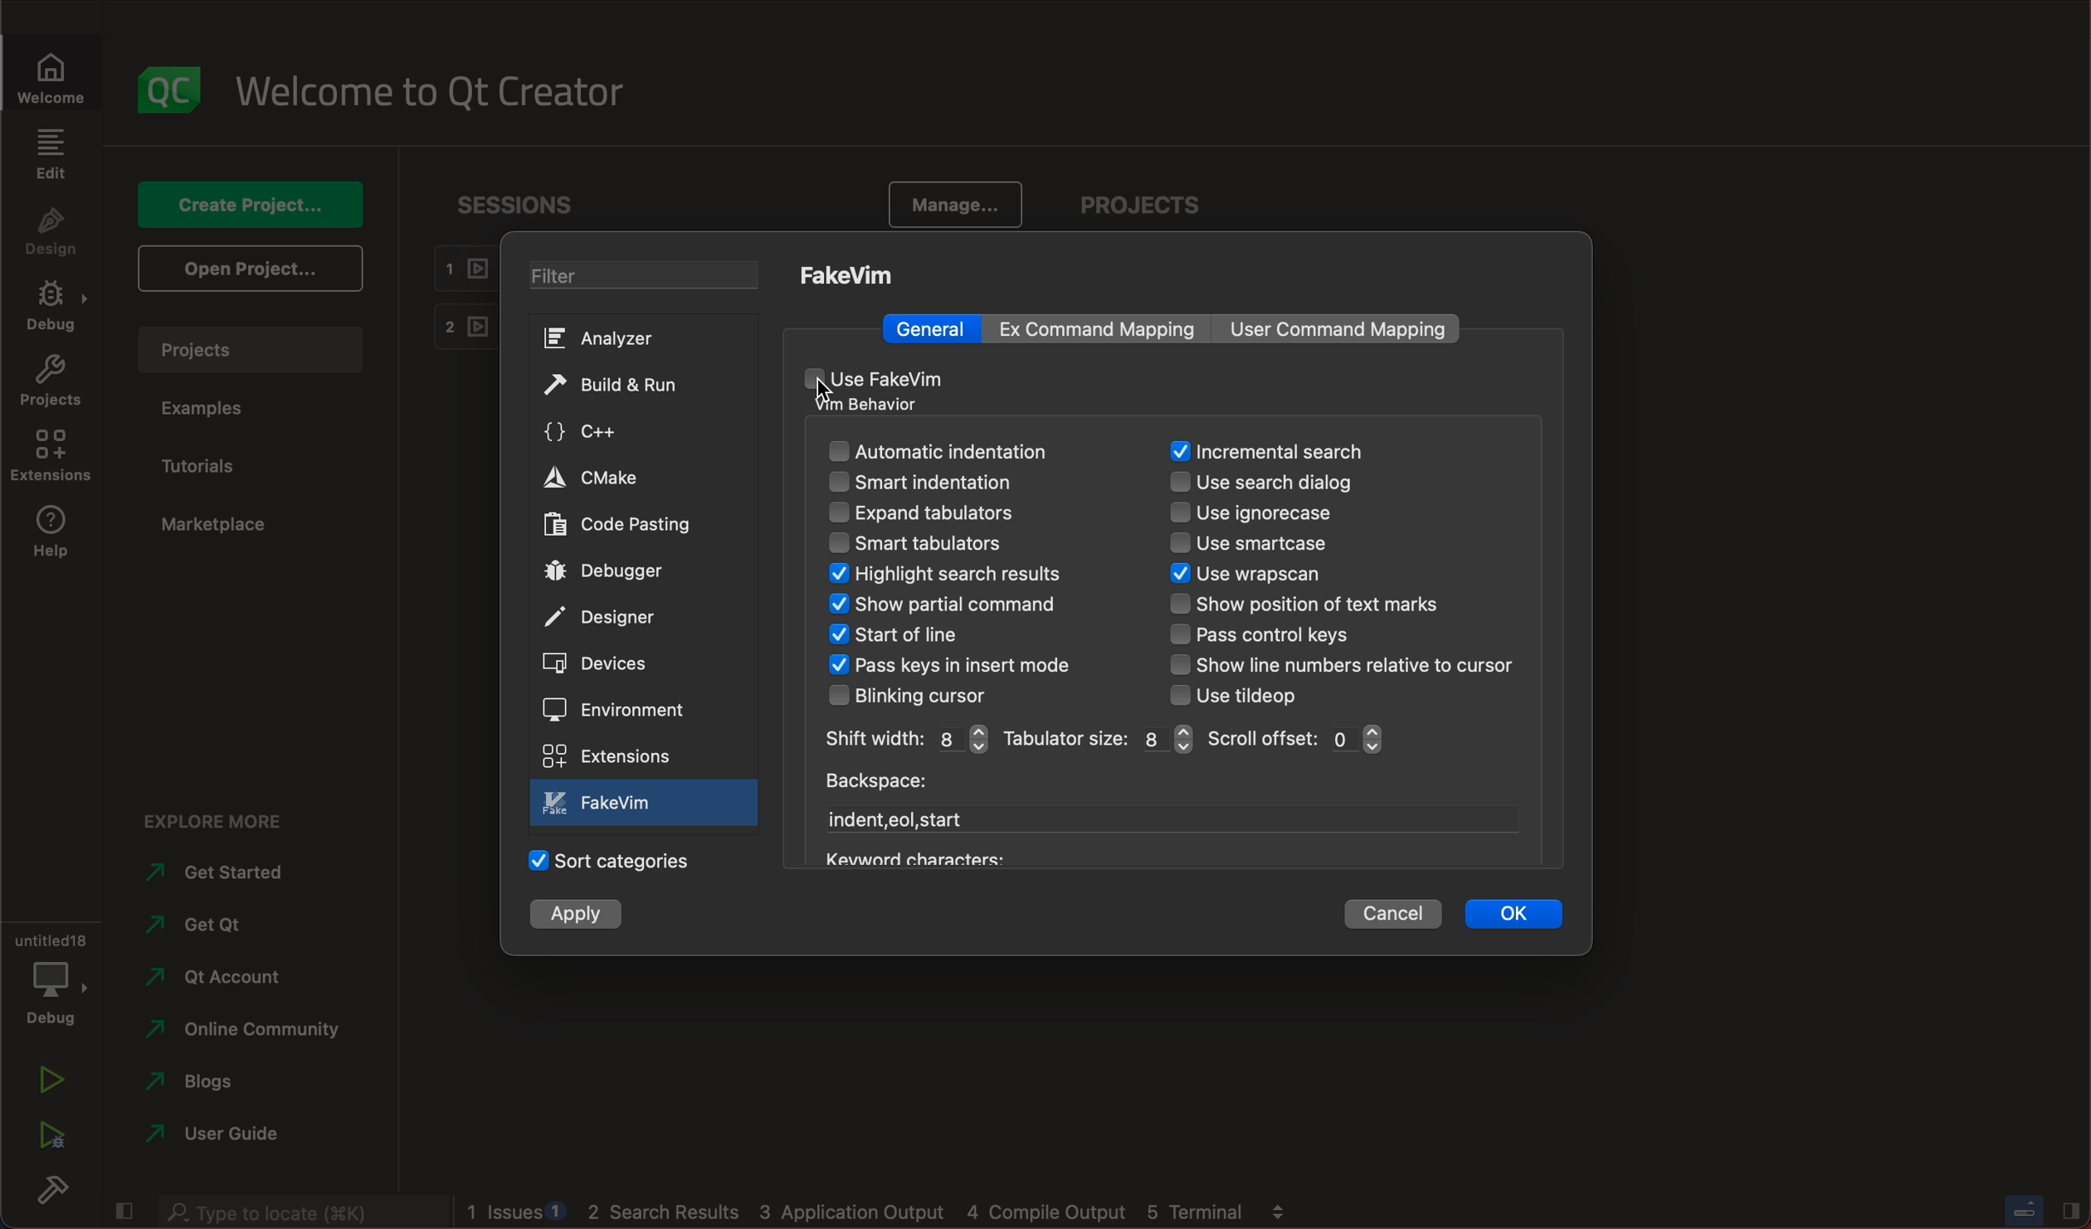 The width and height of the screenshot is (2091, 1229). I want to click on ok, so click(1513, 916).